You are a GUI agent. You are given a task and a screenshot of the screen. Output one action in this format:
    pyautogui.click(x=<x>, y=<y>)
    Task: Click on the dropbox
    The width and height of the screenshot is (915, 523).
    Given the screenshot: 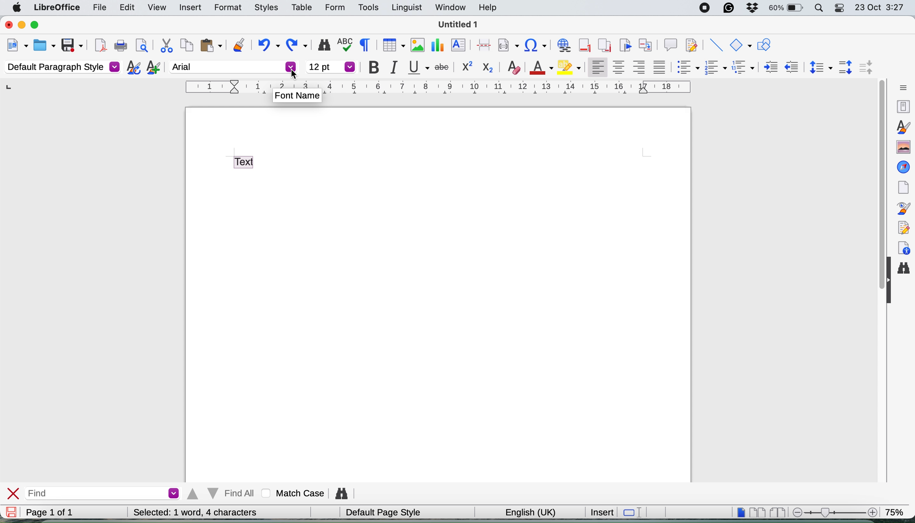 What is the action you would take?
    pyautogui.click(x=751, y=7)
    